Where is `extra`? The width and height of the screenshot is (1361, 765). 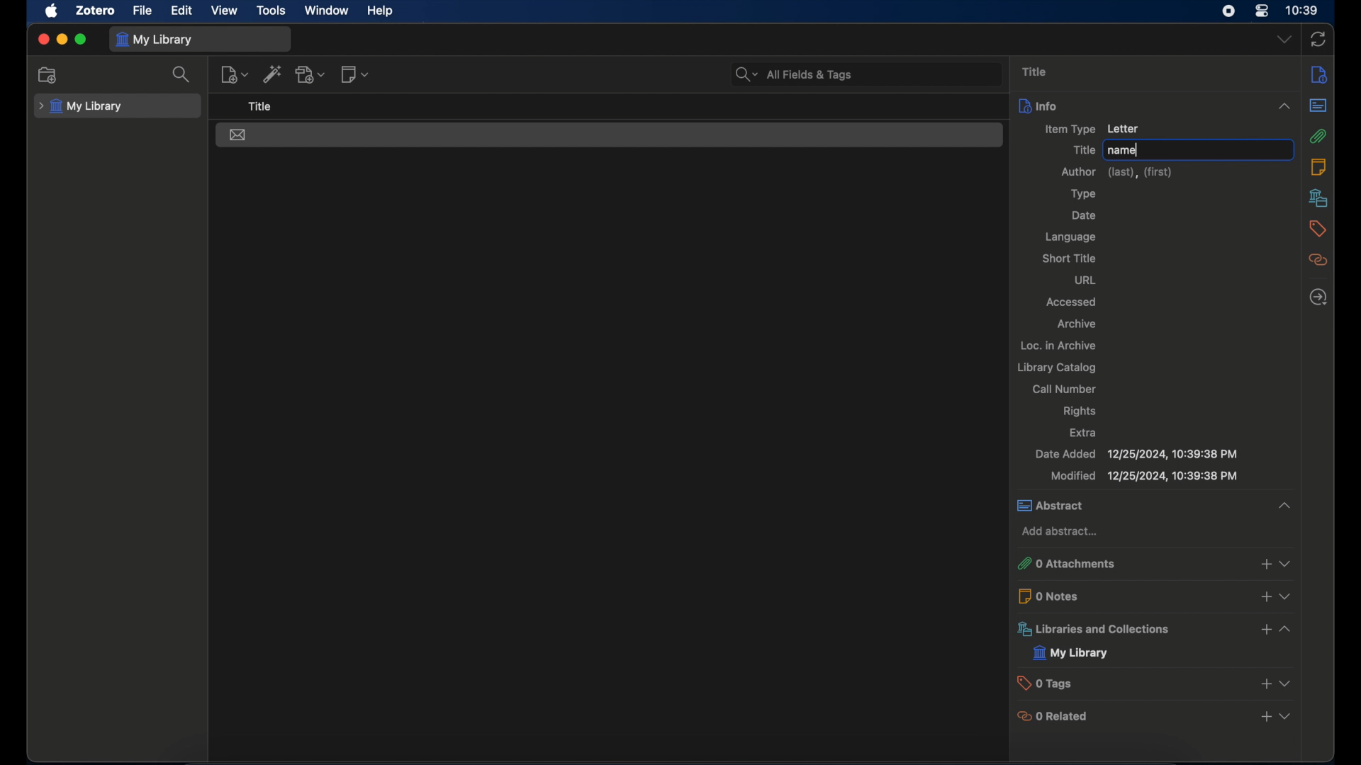
extra is located at coordinates (1085, 432).